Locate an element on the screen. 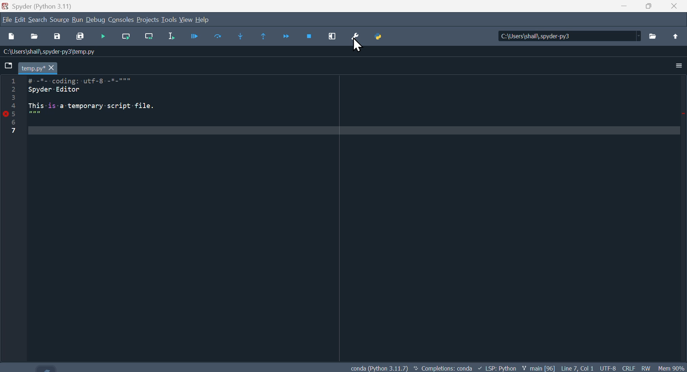 This screenshot has height=372, width=687.  temp.py* is located at coordinates (39, 67).